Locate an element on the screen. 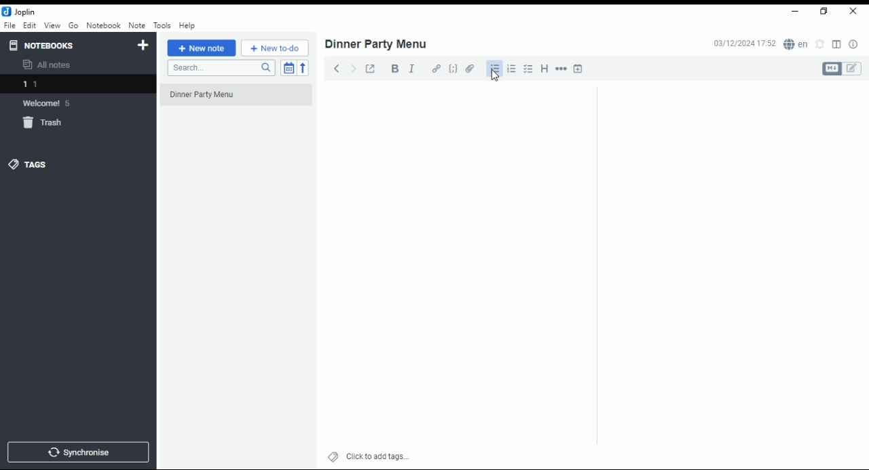 This screenshot has height=470, width=869. search notes is located at coordinates (220, 69).